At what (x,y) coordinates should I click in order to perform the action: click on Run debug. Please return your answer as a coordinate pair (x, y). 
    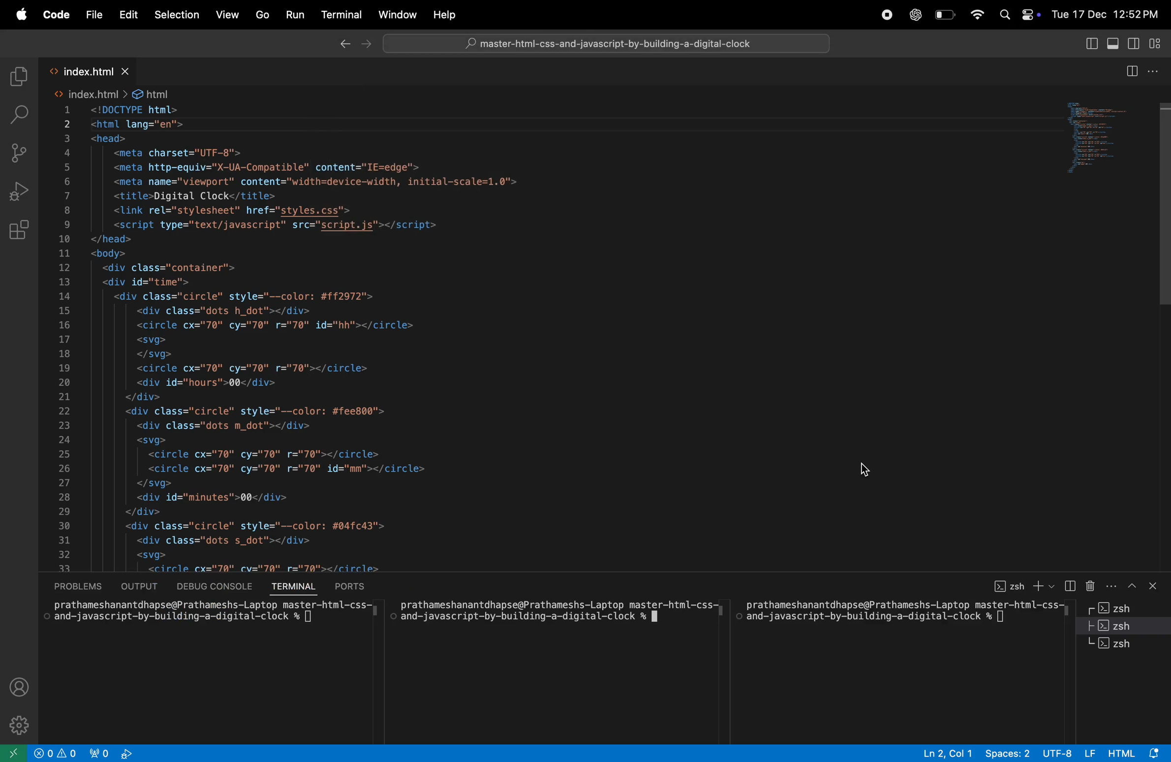
    Looking at the image, I should click on (22, 190).